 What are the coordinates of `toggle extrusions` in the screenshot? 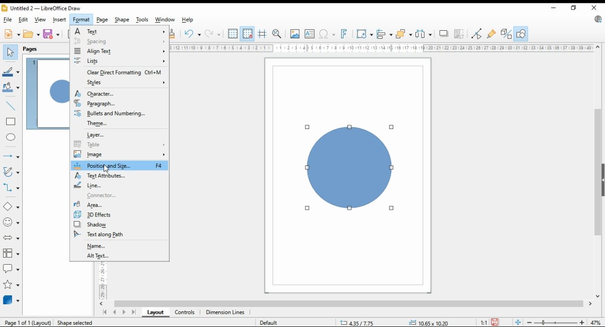 It's located at (506, 33).